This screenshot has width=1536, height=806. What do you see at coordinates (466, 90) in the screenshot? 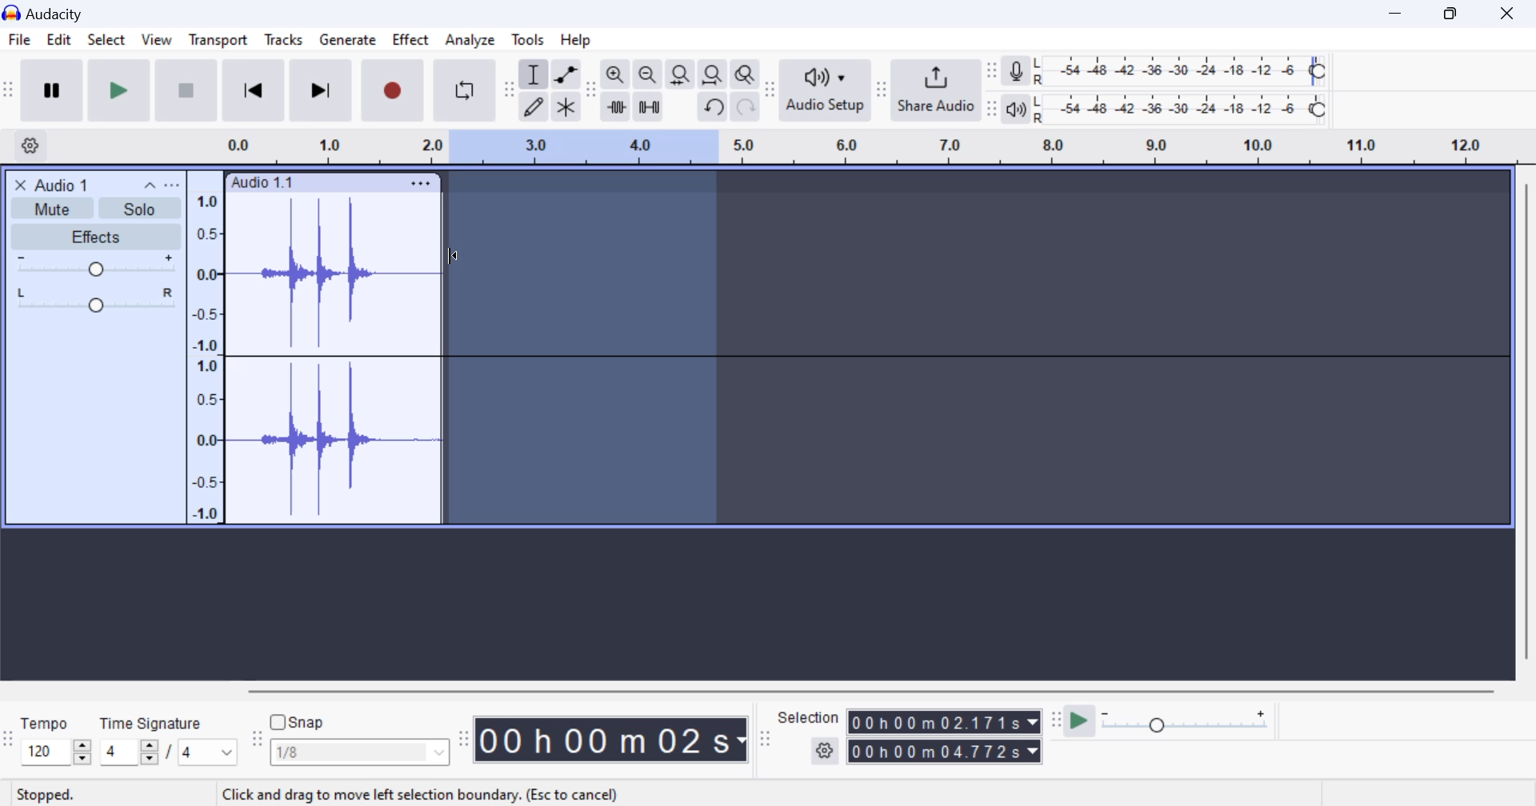
I see `Enable Looping` at bounding box center [466, 90].